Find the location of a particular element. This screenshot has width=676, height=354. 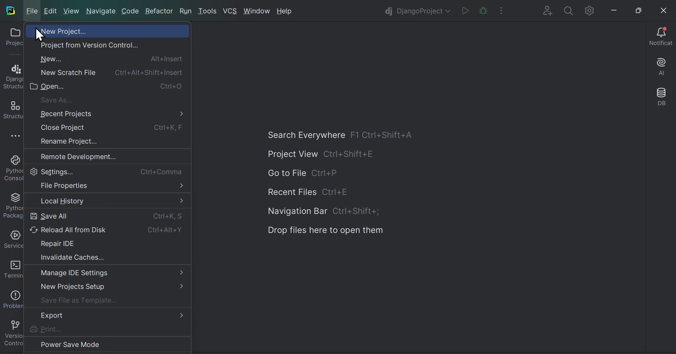

Help is located at coordinates (287, 11).